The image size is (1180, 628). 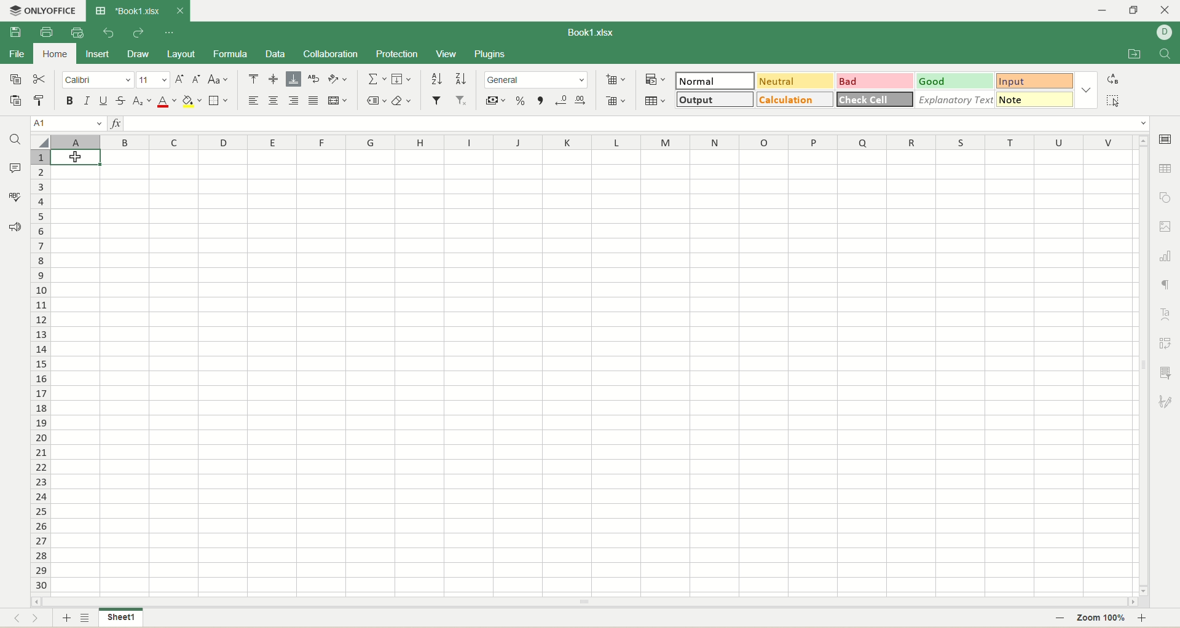 What do you see at coordinates (39, 103) in the screenshot?
I see `copy style` at bounding box center [39, 103].